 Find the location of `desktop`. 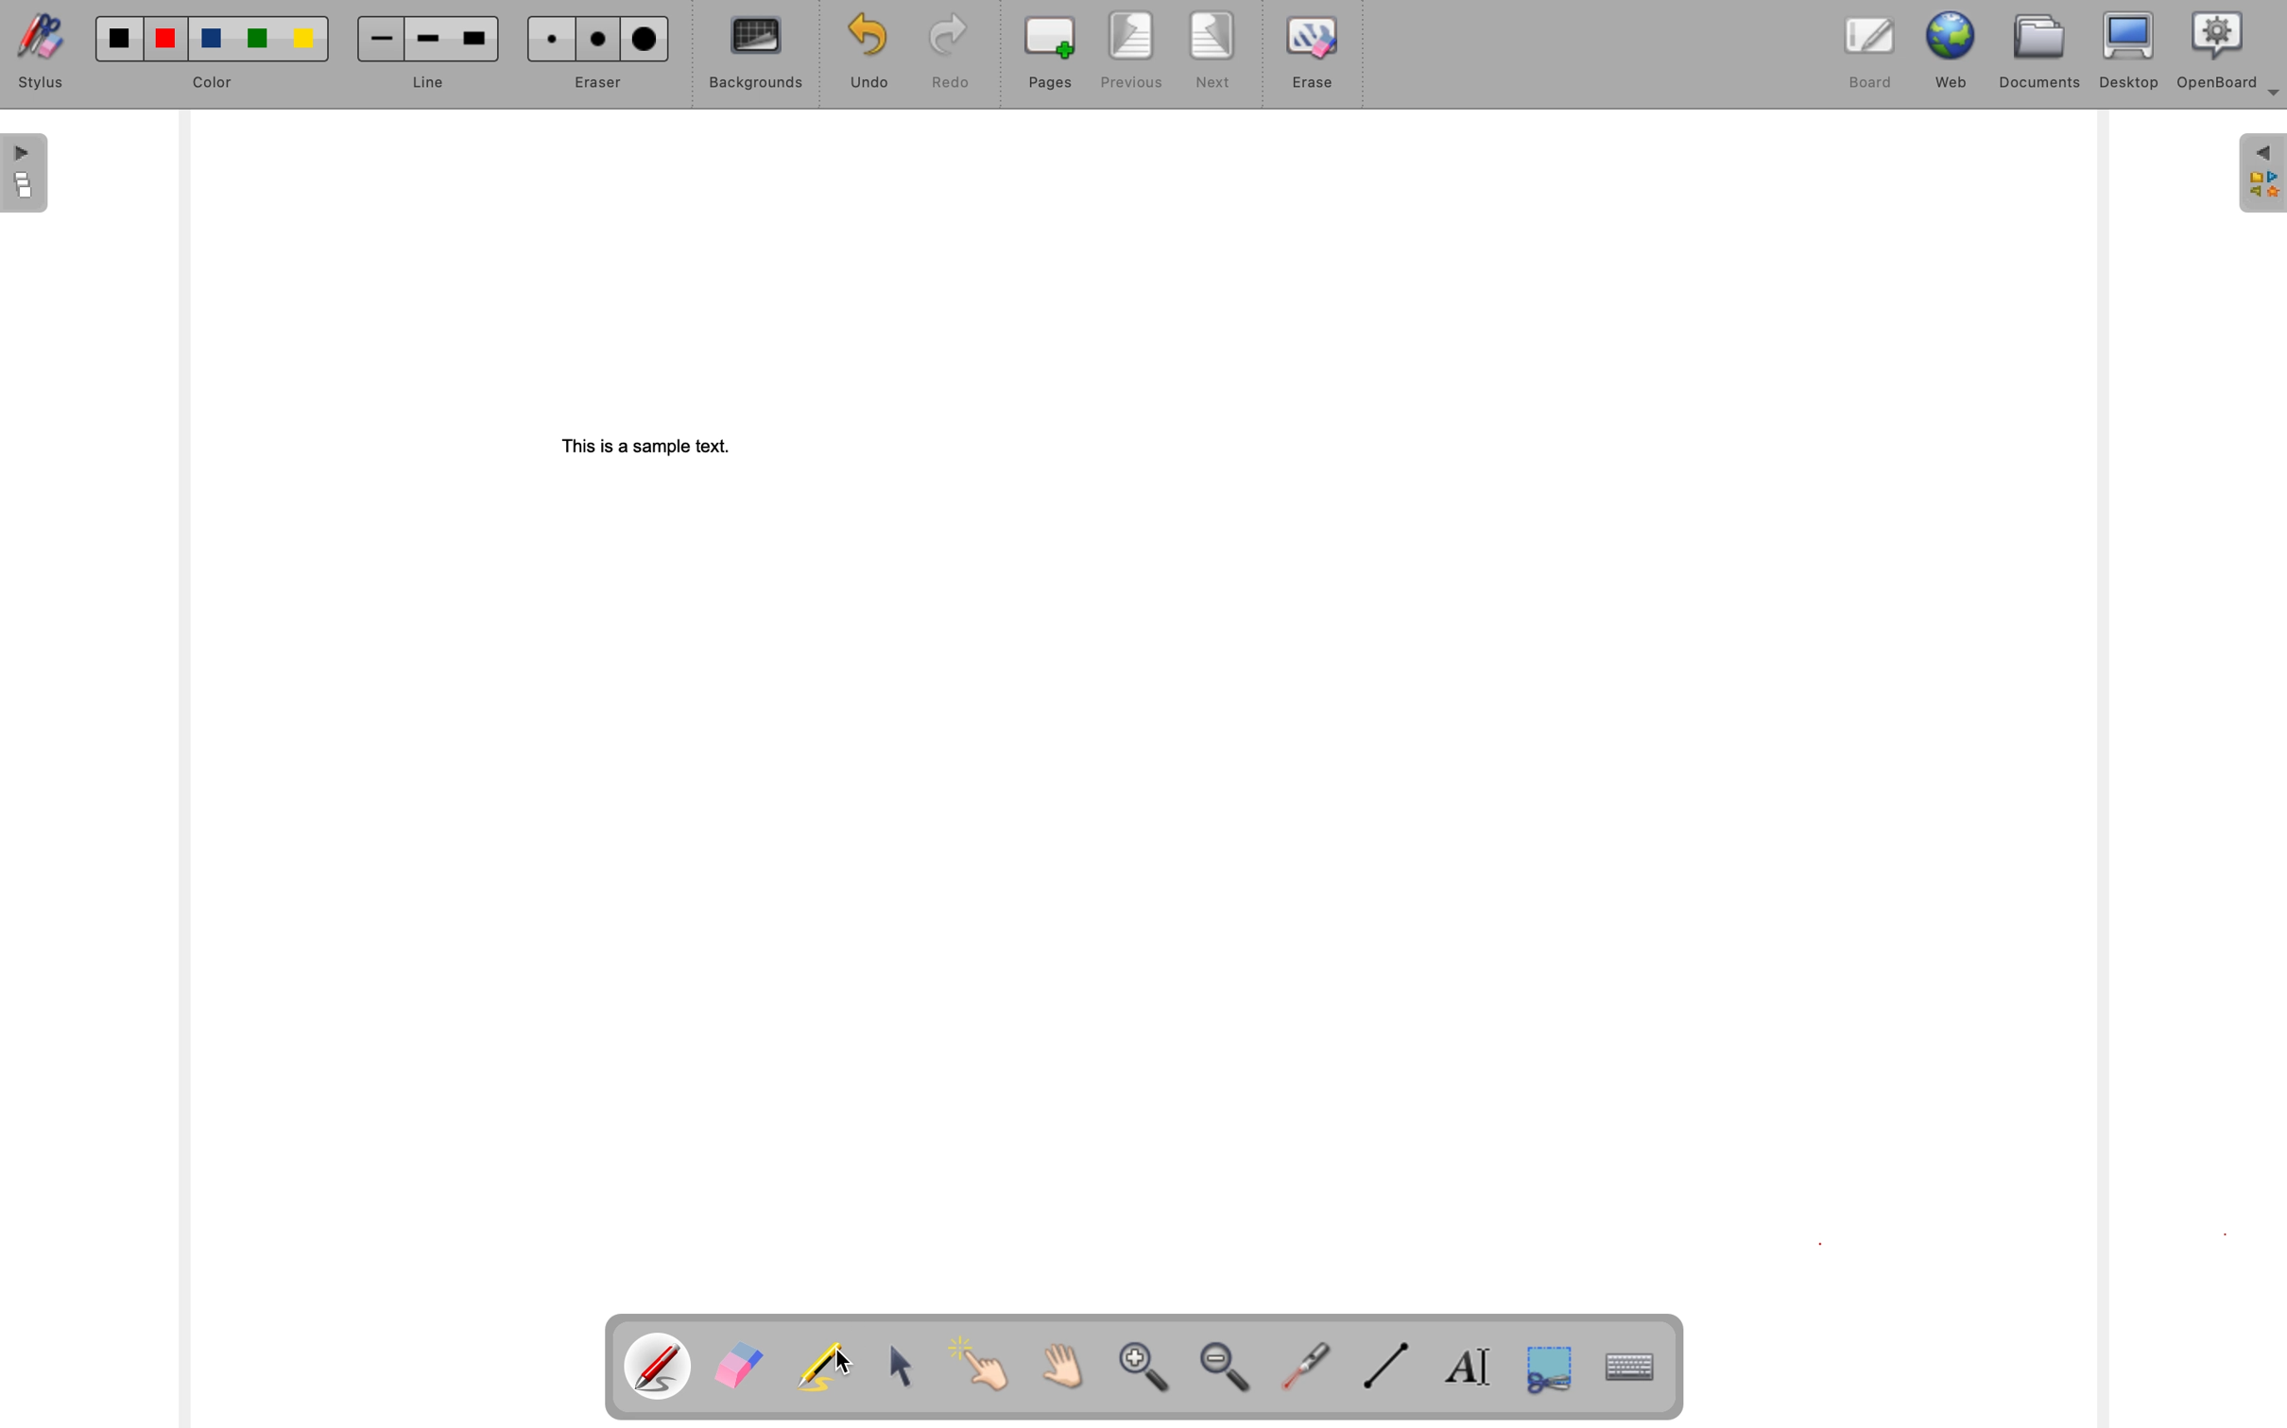

desktop is located at coordinates (2131, 51).